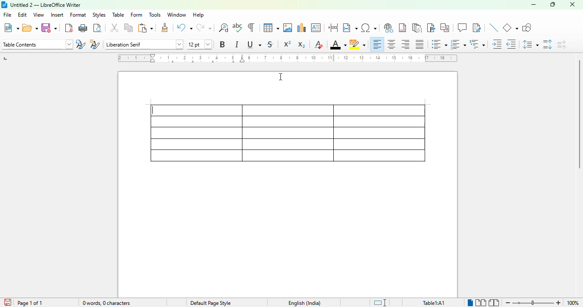  I want to click on increase indent, so click(497, 44).